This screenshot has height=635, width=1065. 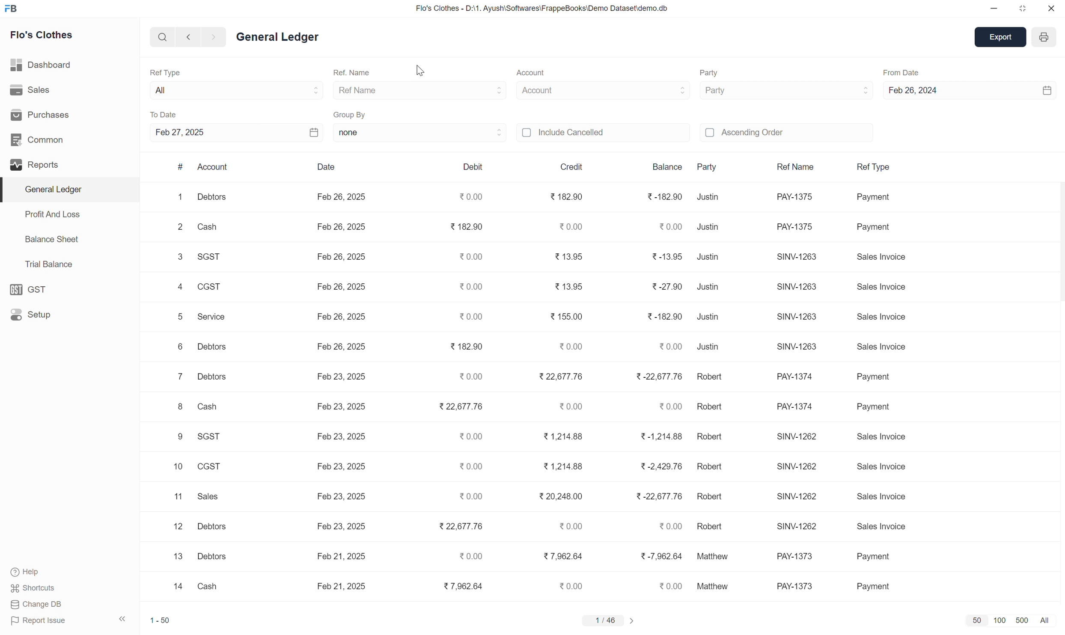 What do you see at coordinates (462, 526) in the screenshot?
I see `22,677.76` at bounding box center [462, 526].